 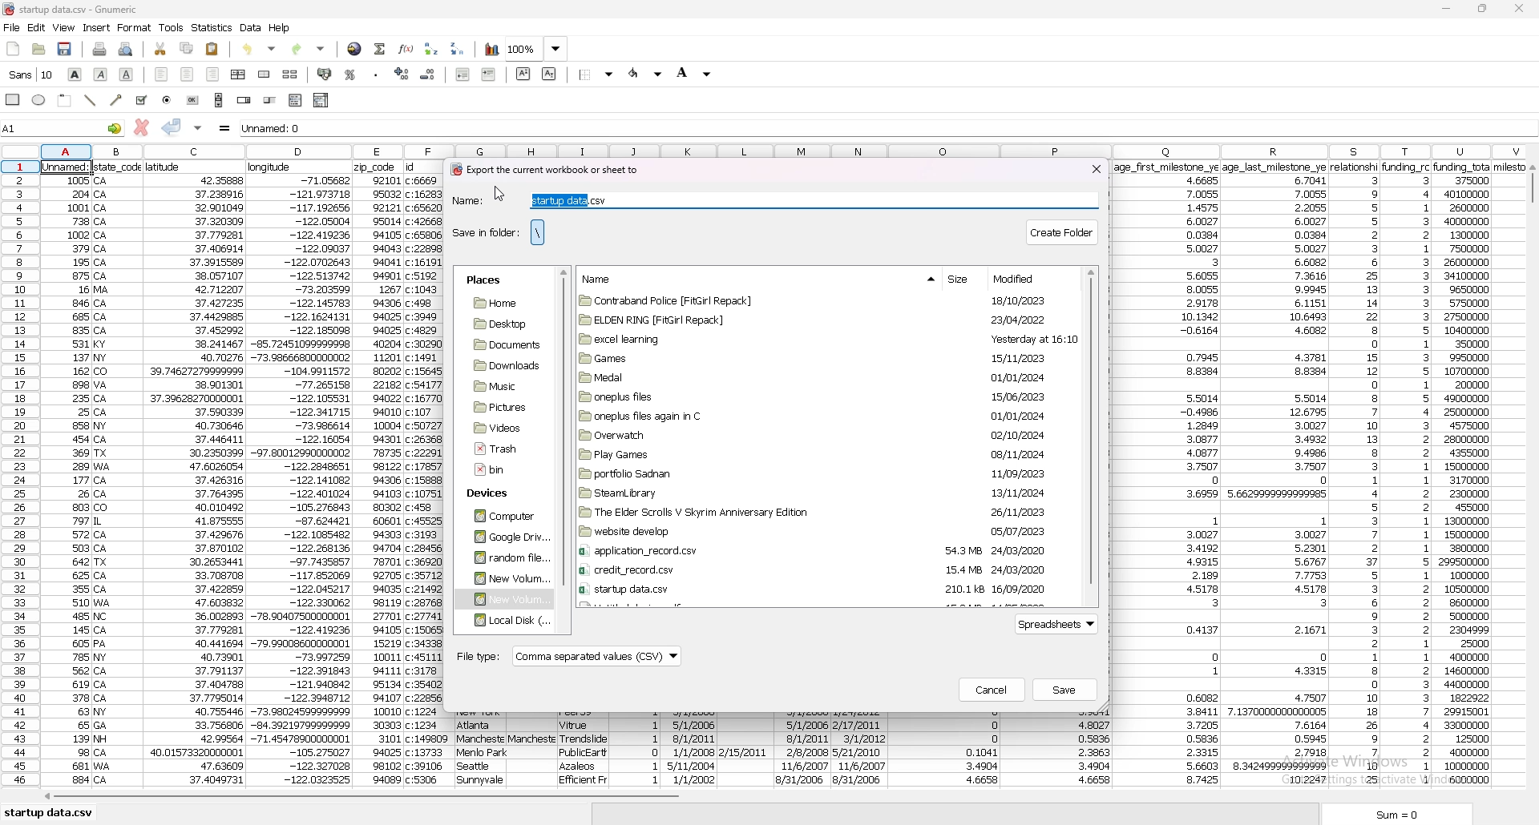 I want to click on places, so click(x=483, y=280).